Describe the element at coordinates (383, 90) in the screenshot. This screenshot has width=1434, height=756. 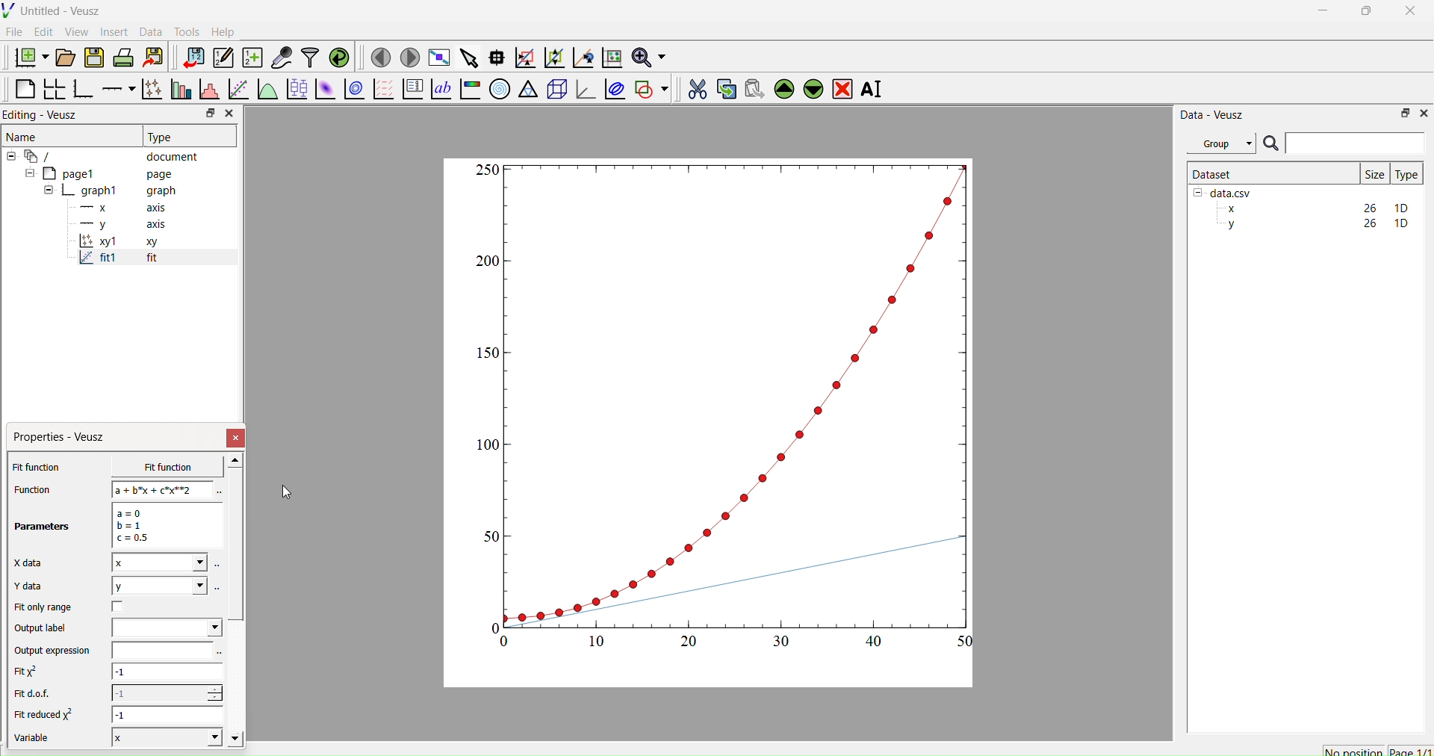
I see `Plot Vector Field` at that location.